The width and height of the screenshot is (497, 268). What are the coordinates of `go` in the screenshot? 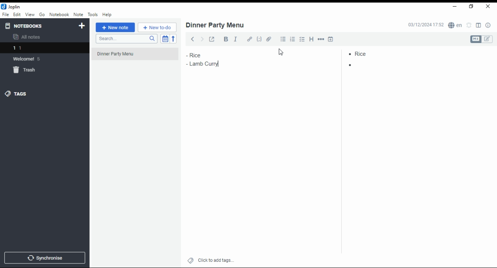 It's located at (42, 15).